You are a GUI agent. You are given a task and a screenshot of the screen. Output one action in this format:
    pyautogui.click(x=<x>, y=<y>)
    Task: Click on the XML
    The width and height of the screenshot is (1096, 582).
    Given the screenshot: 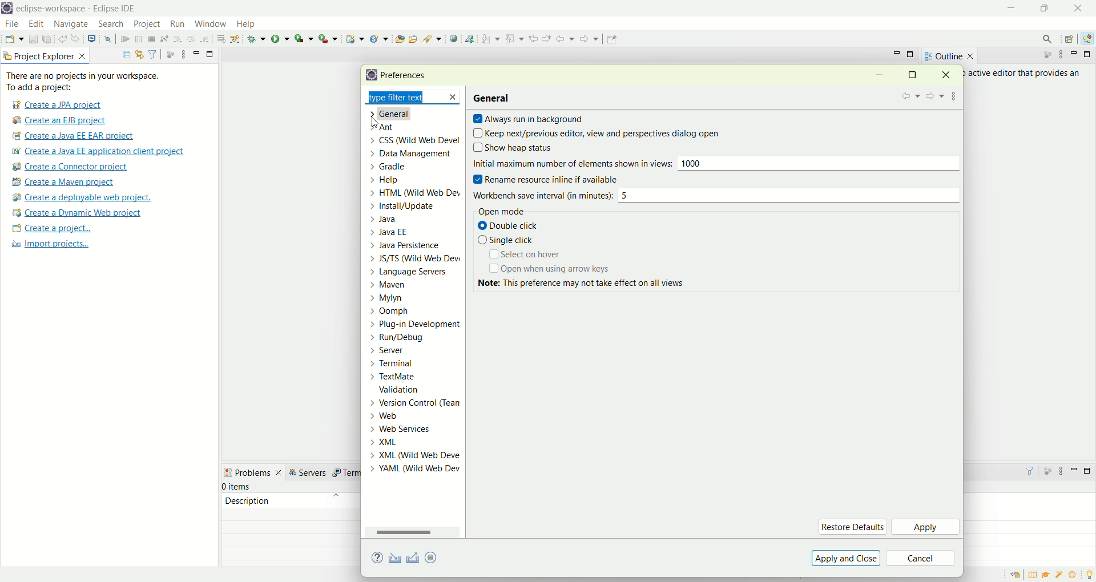 What is the action you would take?
    pyautogui.click(x=416, y=455)
    